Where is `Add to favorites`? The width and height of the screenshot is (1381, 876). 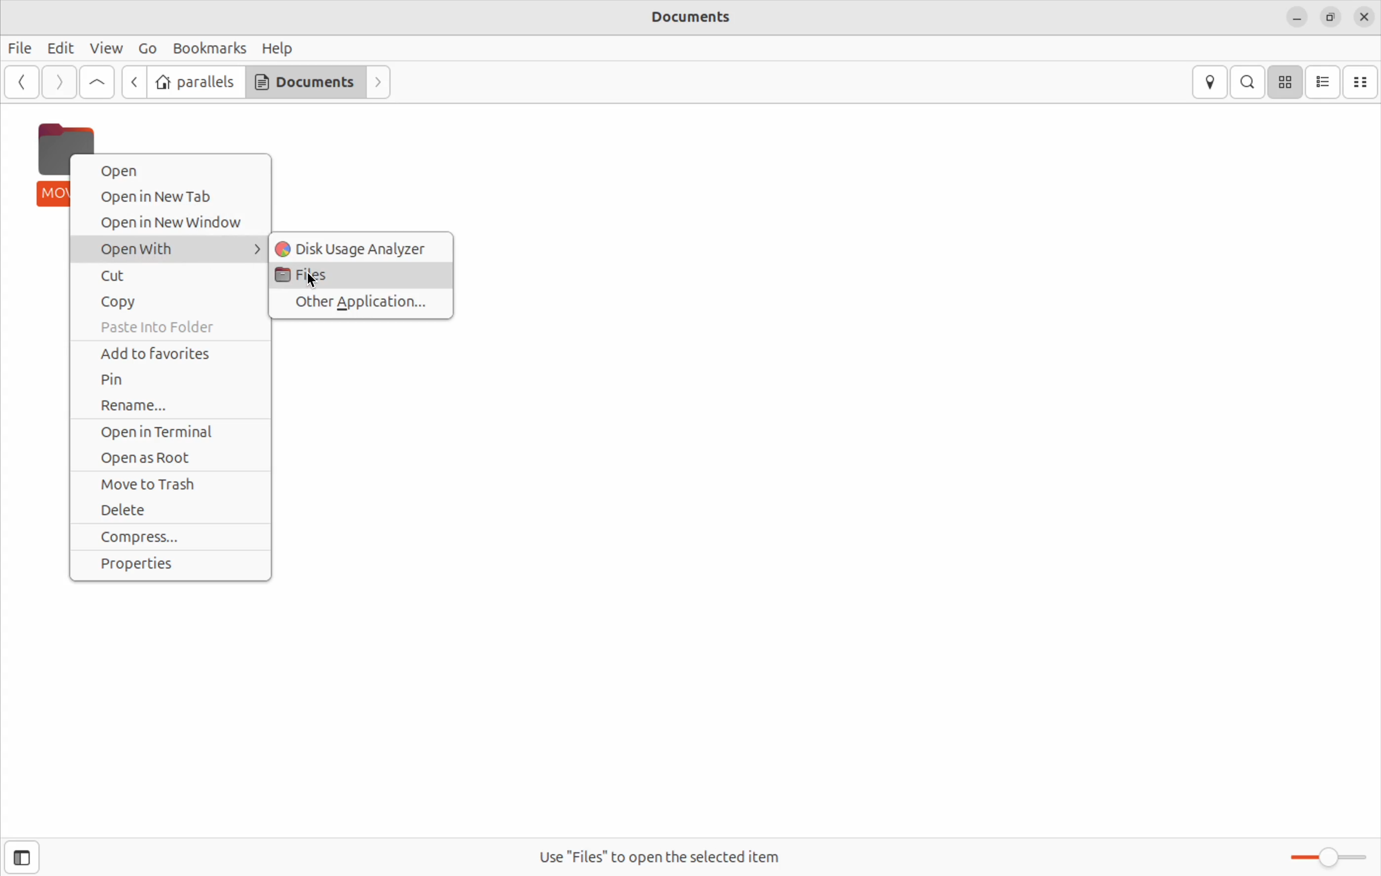
Add to favorites is located at coordinates (169, 352).